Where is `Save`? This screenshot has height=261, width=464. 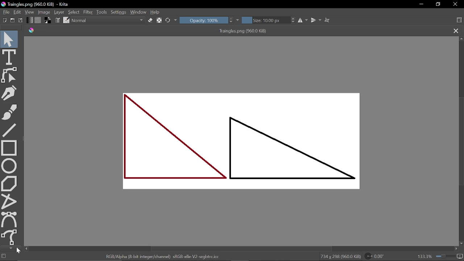 Save is located at coordinates (21, 20).